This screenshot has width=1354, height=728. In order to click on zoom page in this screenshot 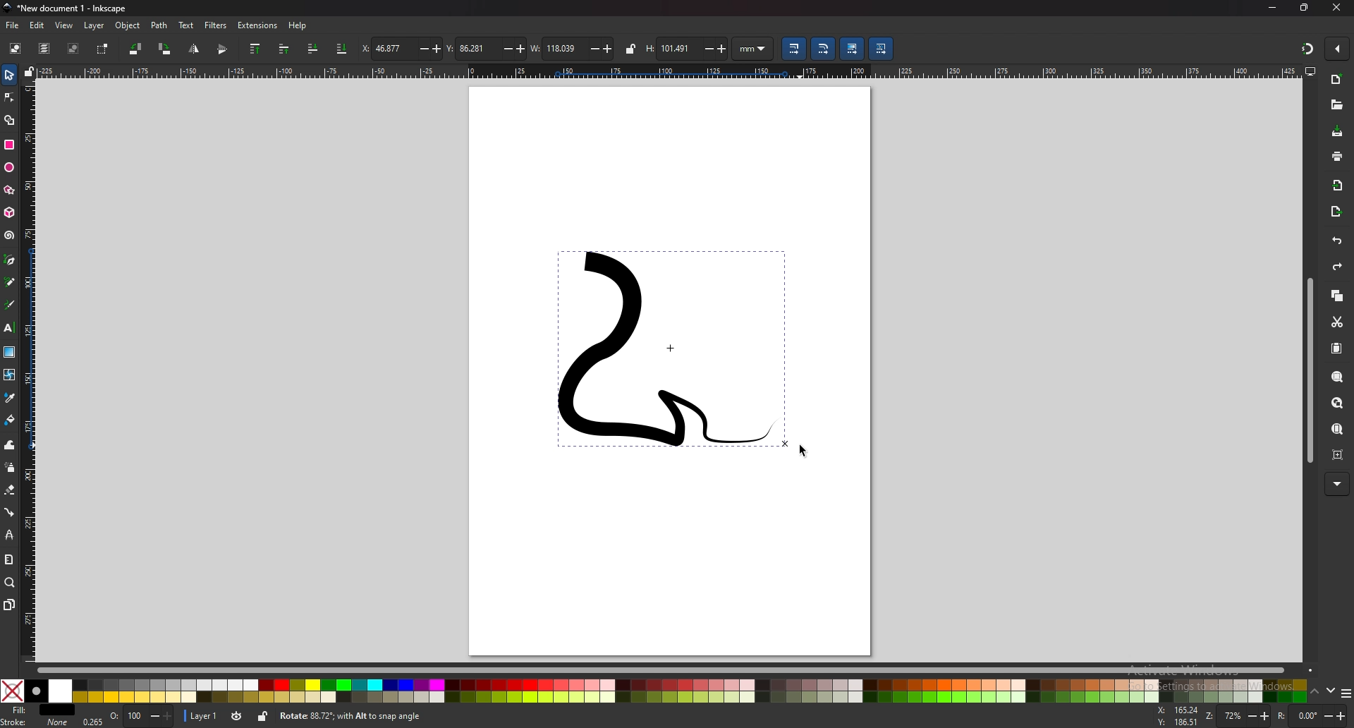, I will do `click(1337, 430)`.